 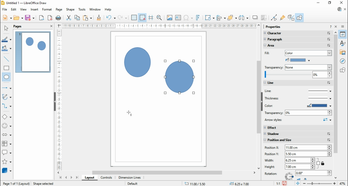 What do you see at coordinates (319, 3) in the screenshot?
I see `minimize` at bounding box center [319, 3].